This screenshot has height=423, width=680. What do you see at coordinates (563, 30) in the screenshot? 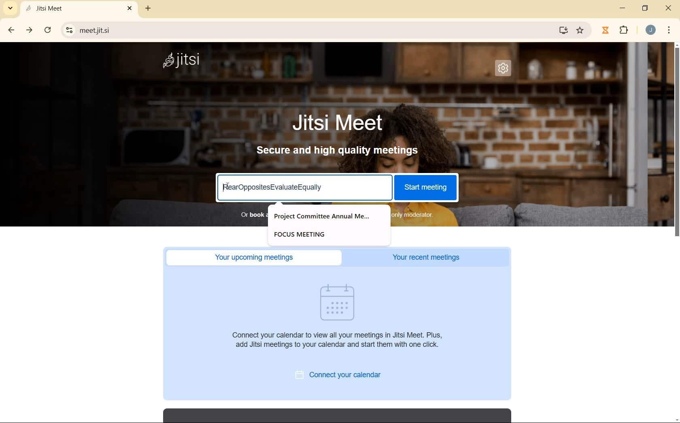
I see `Download` at bounding box center [563, 30].